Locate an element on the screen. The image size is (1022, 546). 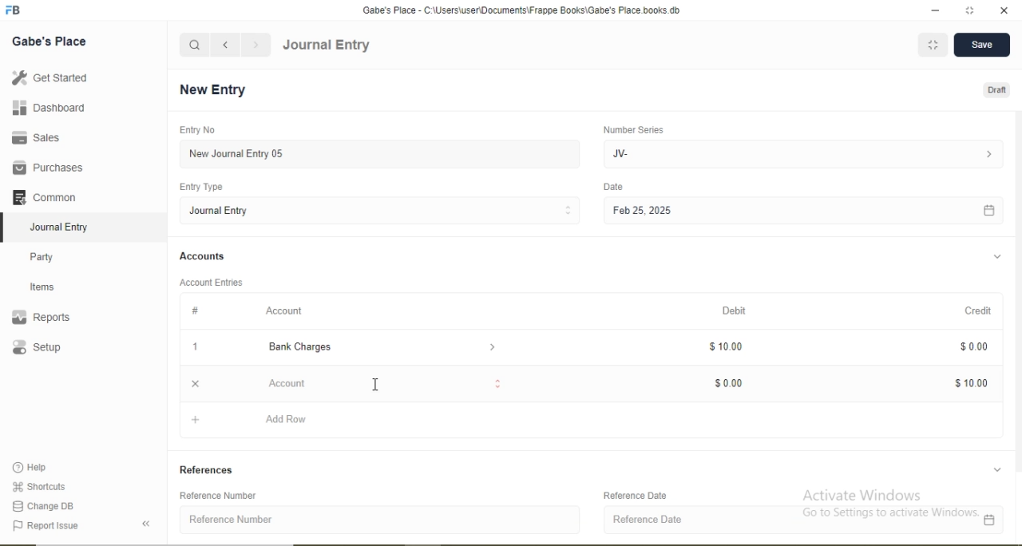
Dashboard is located at coordinates (44, 109).